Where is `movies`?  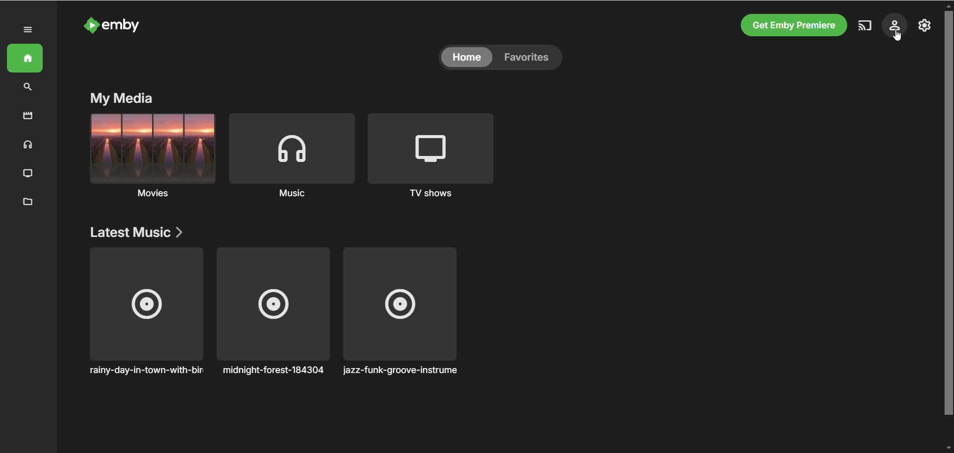 movies is located at coordinates (28, 117).